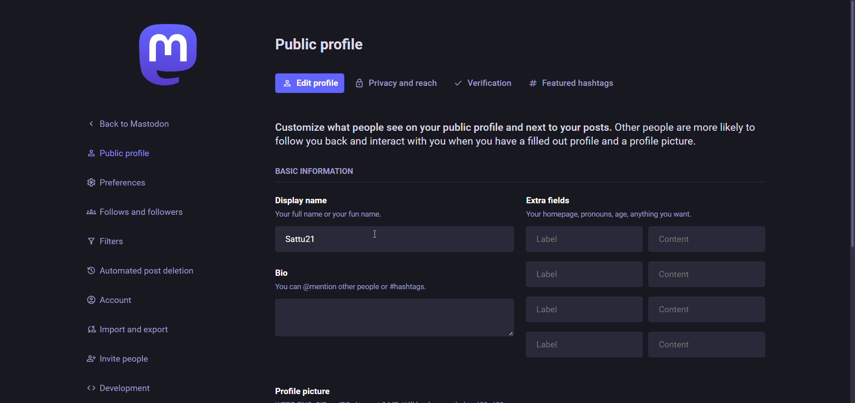  Describe the element at coordinates (705, 346) in the screenshot. I see `Content ` at that location.